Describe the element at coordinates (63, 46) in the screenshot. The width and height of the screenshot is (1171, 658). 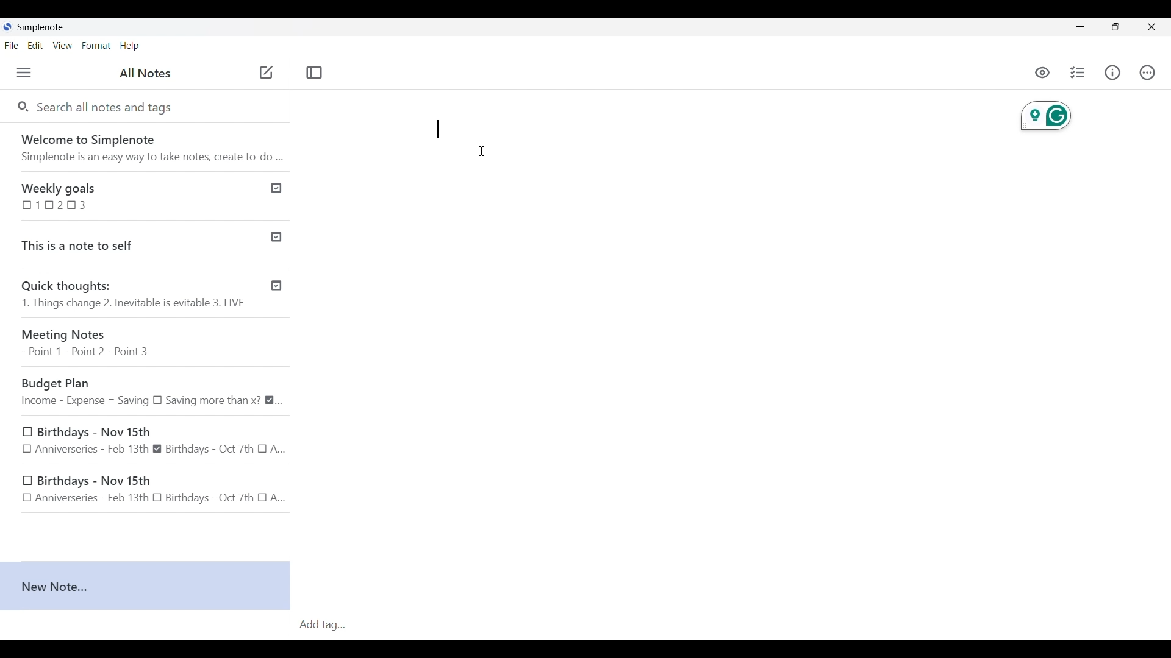
I see `View menu` at that location.